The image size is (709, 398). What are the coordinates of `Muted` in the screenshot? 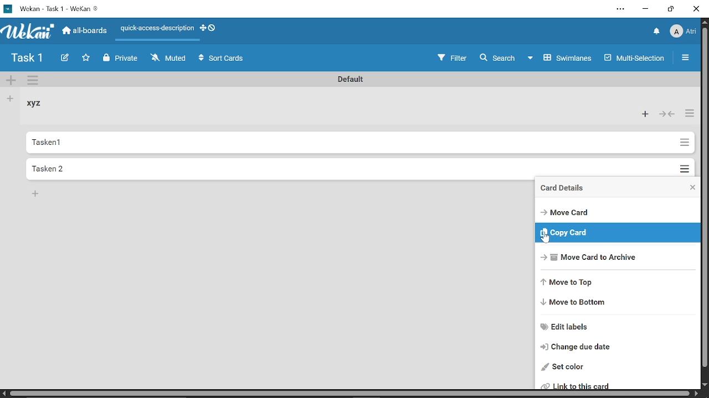 It's located at (169, 59).